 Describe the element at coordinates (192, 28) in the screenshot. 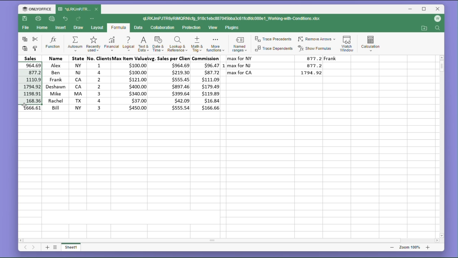

I see `protection` at that location.